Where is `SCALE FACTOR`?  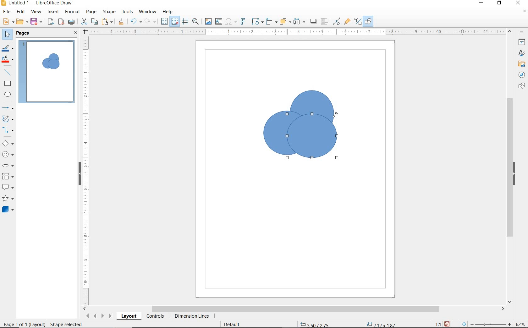
SCALE FACTOR is located at coordinates (435, 324).